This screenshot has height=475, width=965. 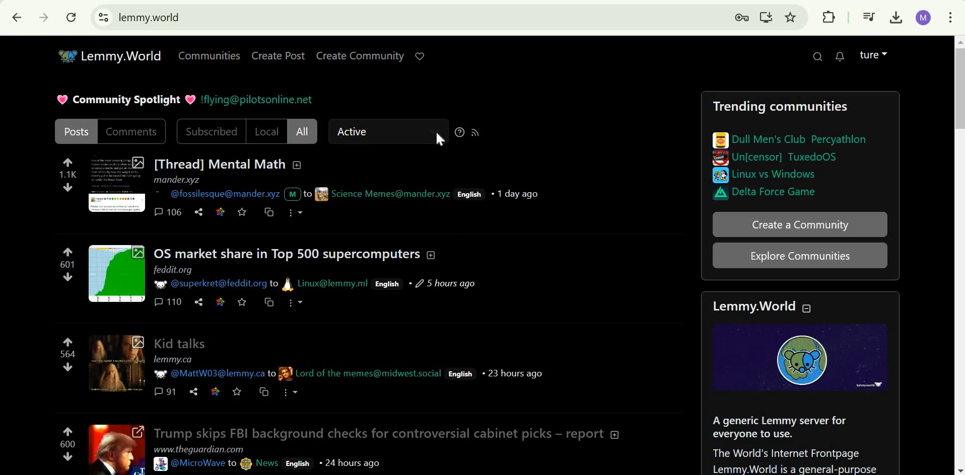 What do you see at coordinates (459, 374) in the screenshot?
I see `English` at bounding box center [459, 374].